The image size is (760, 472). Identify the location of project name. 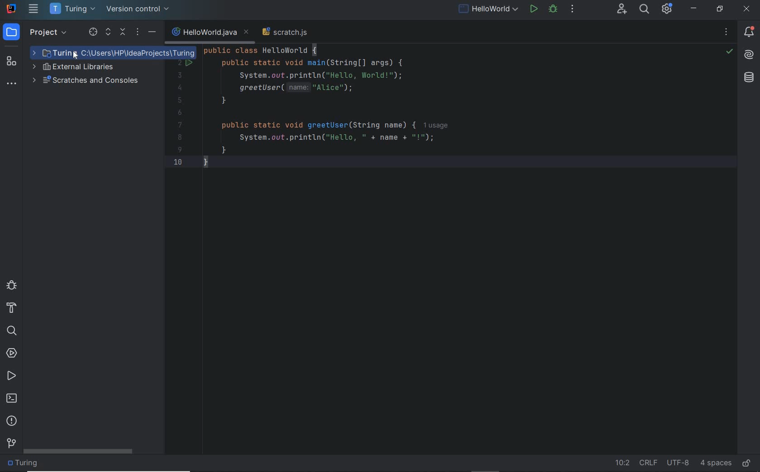
(73, 9).